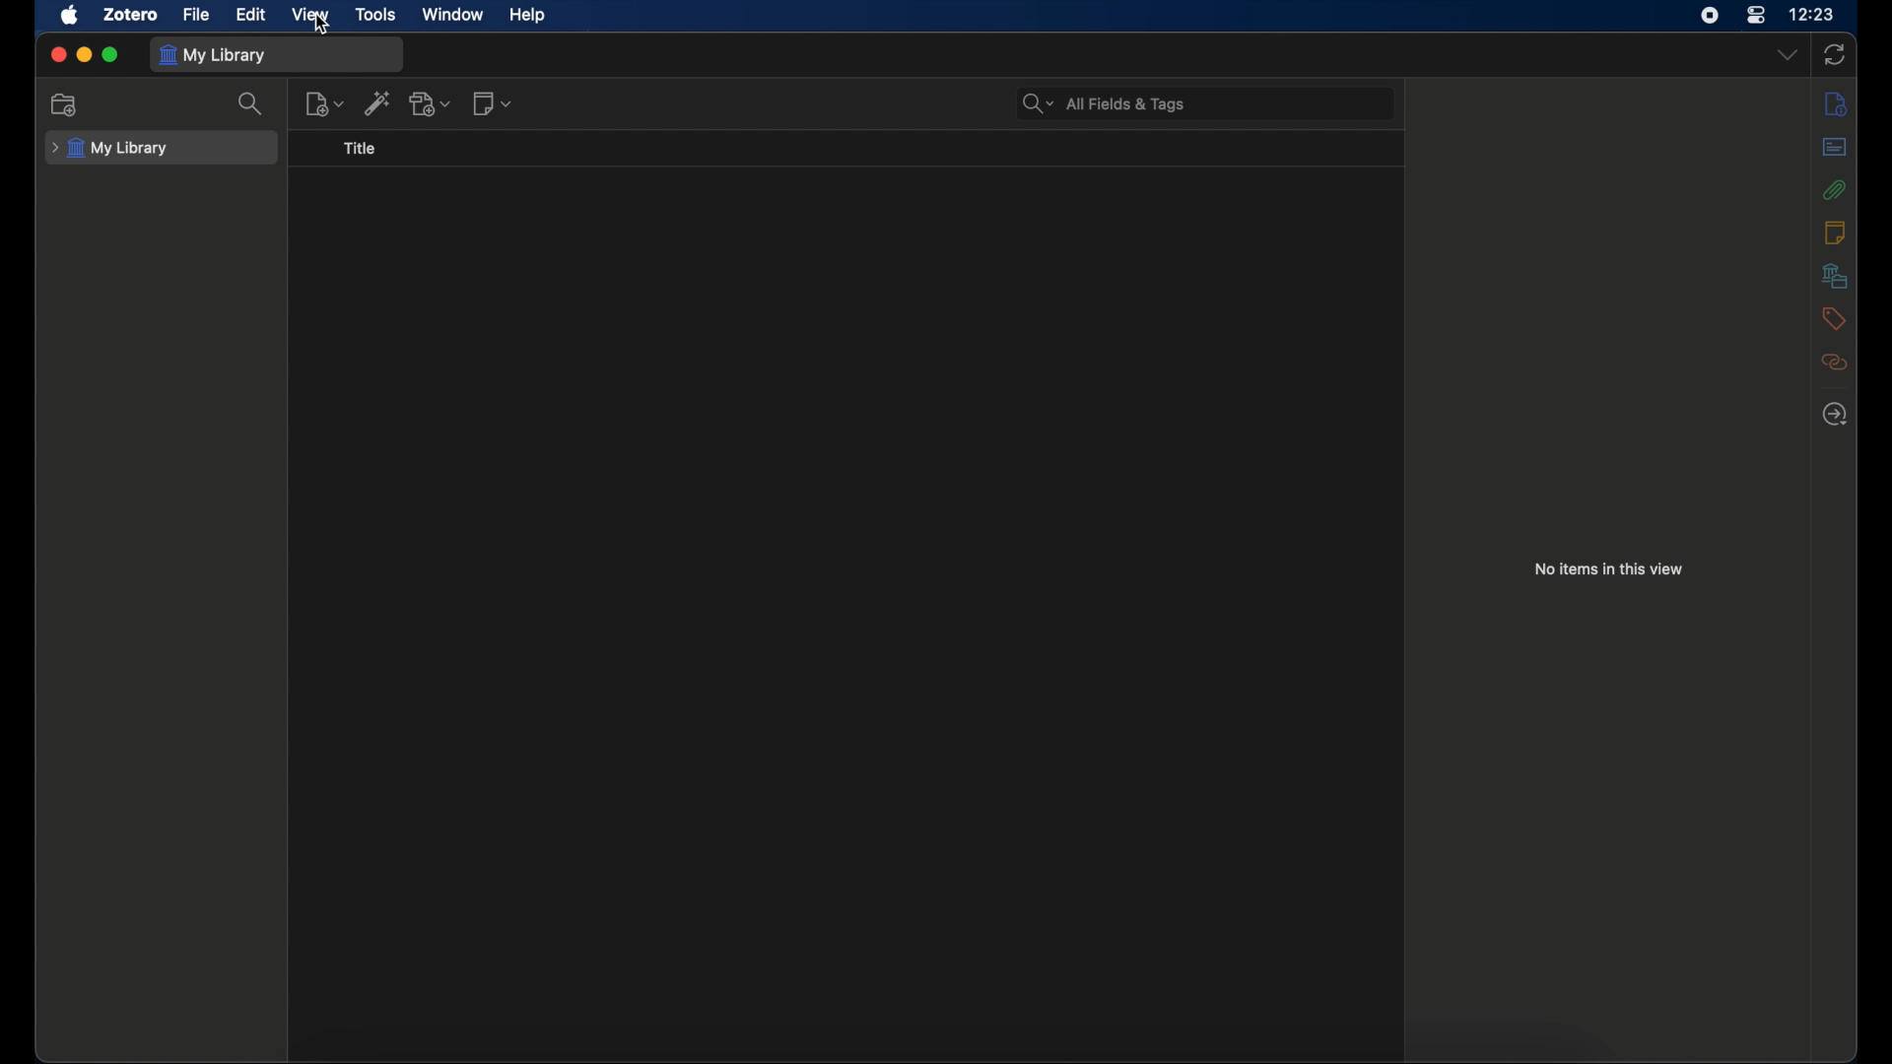 The width and height of the screenshot is (1892, 1064). I want to click on new notes, so click(493, 104).